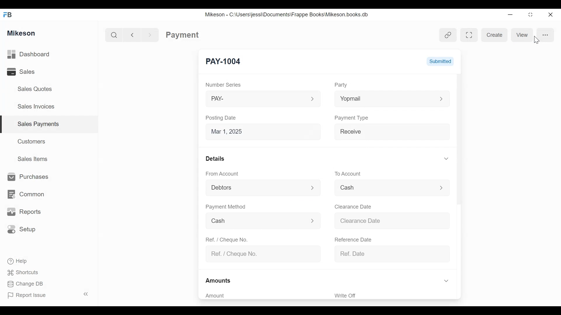 Image resolution: width=561 pixels, height=315 pixels. Describe the element at coordinates (9, 14) in the screenshot. I see `FB` at that location.